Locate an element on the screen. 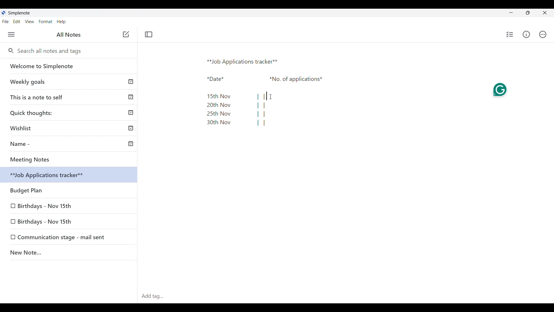 The image size is (554, 312). Software name is located at coordinates (19, 13).